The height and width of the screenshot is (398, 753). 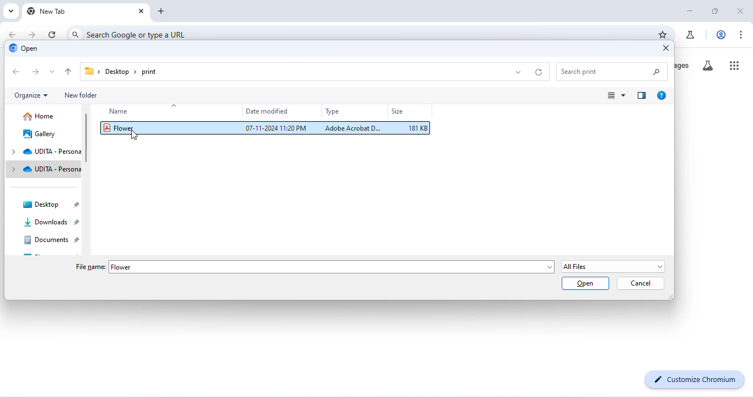 What do you see at coordinates (614, 71) in the screenshot?
I see `search print` at bounding box center [614, 71].